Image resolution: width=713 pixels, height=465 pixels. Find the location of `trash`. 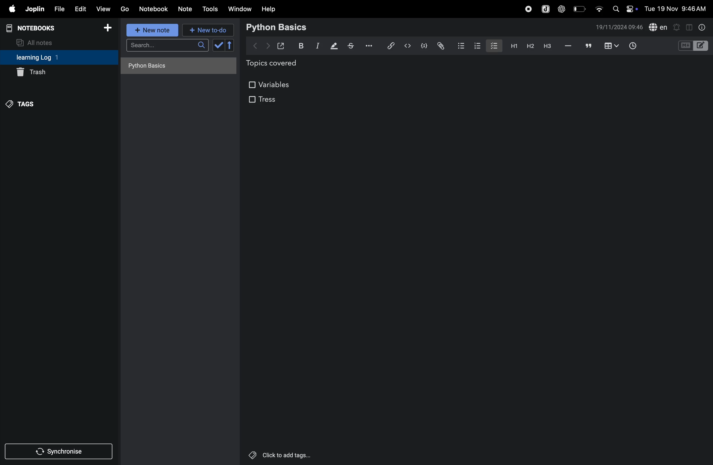

trash is located at coordinates (50, 73).